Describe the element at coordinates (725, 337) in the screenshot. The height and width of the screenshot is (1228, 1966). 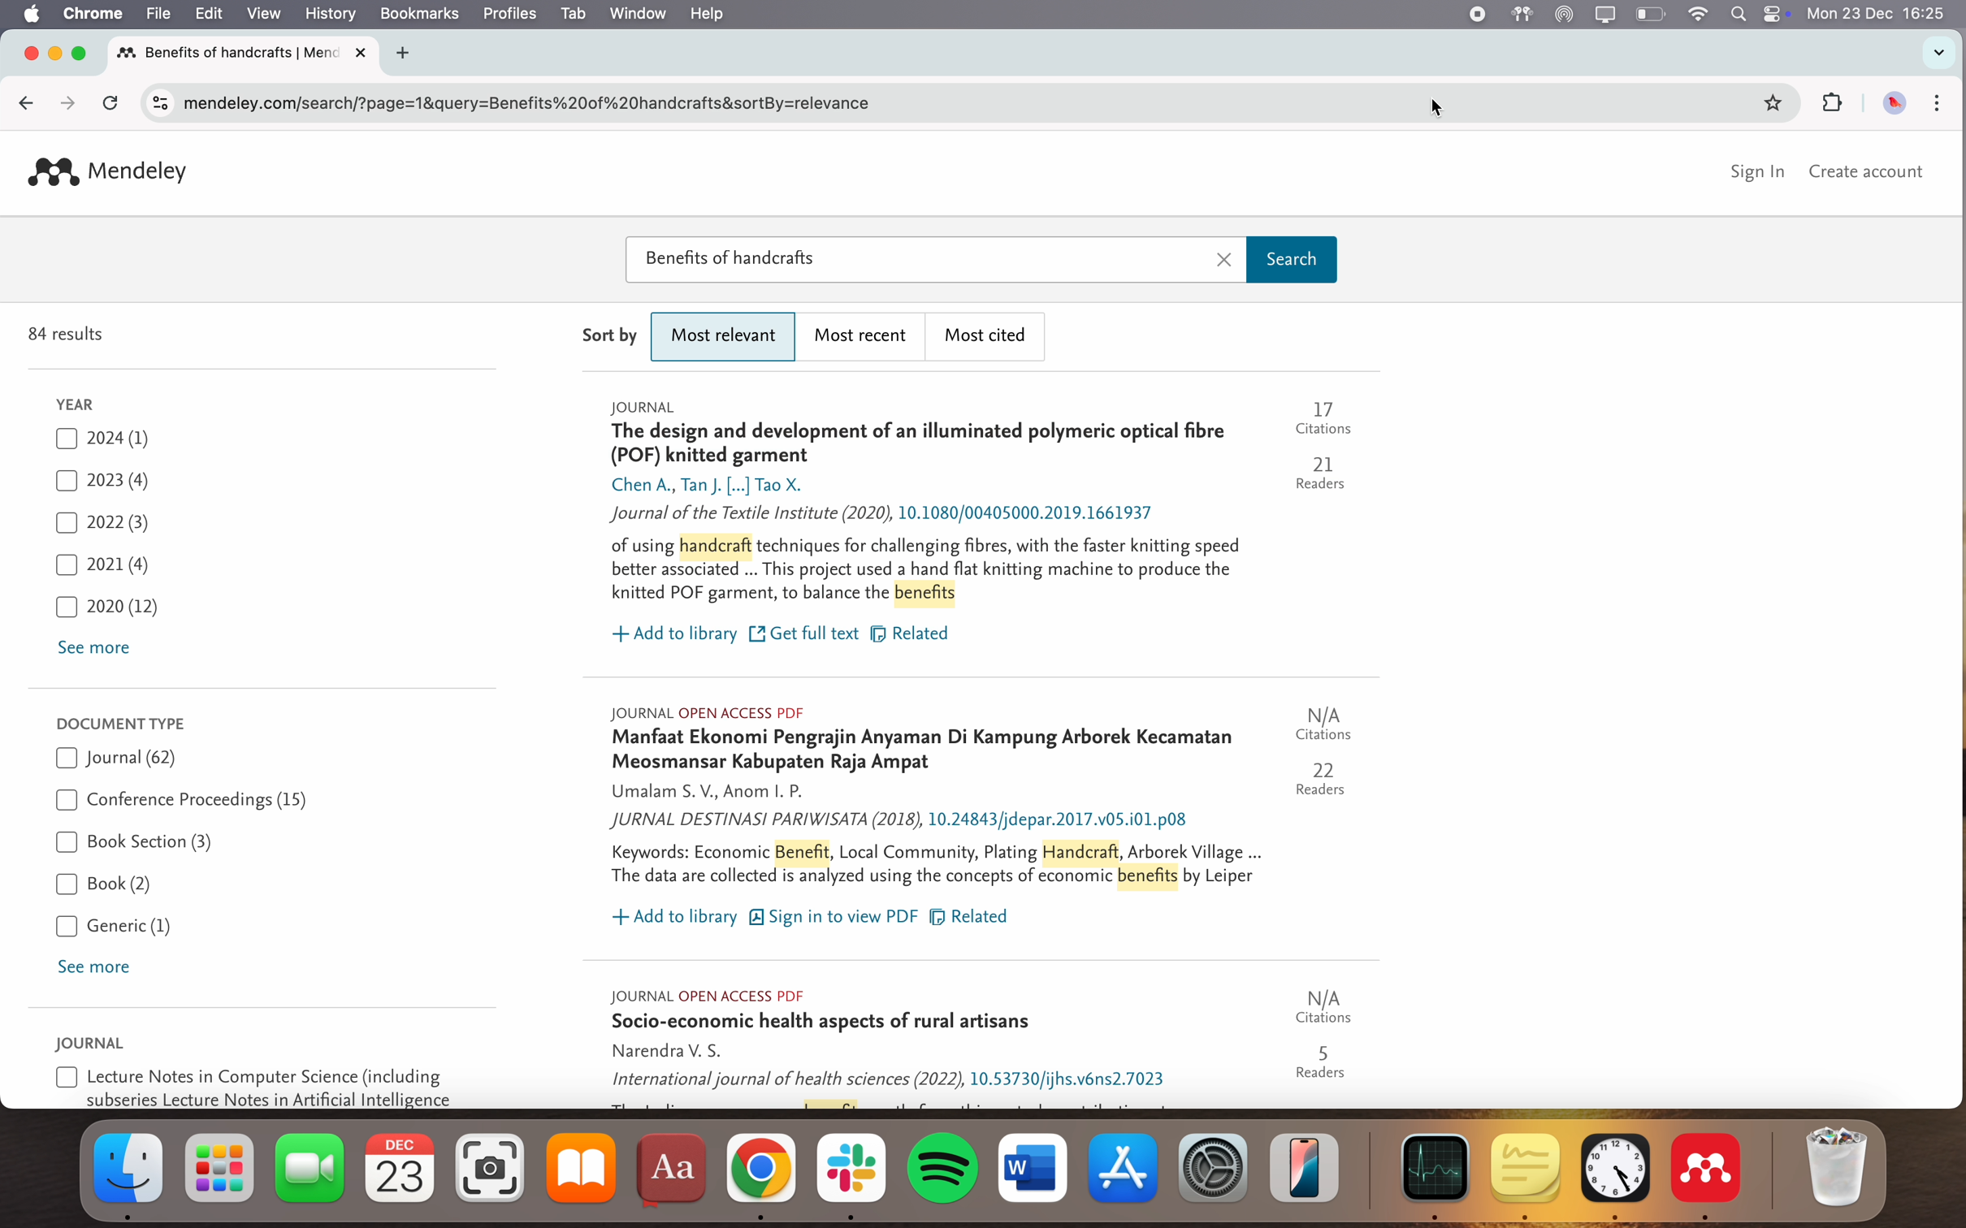
I see `most relevant` at that location.